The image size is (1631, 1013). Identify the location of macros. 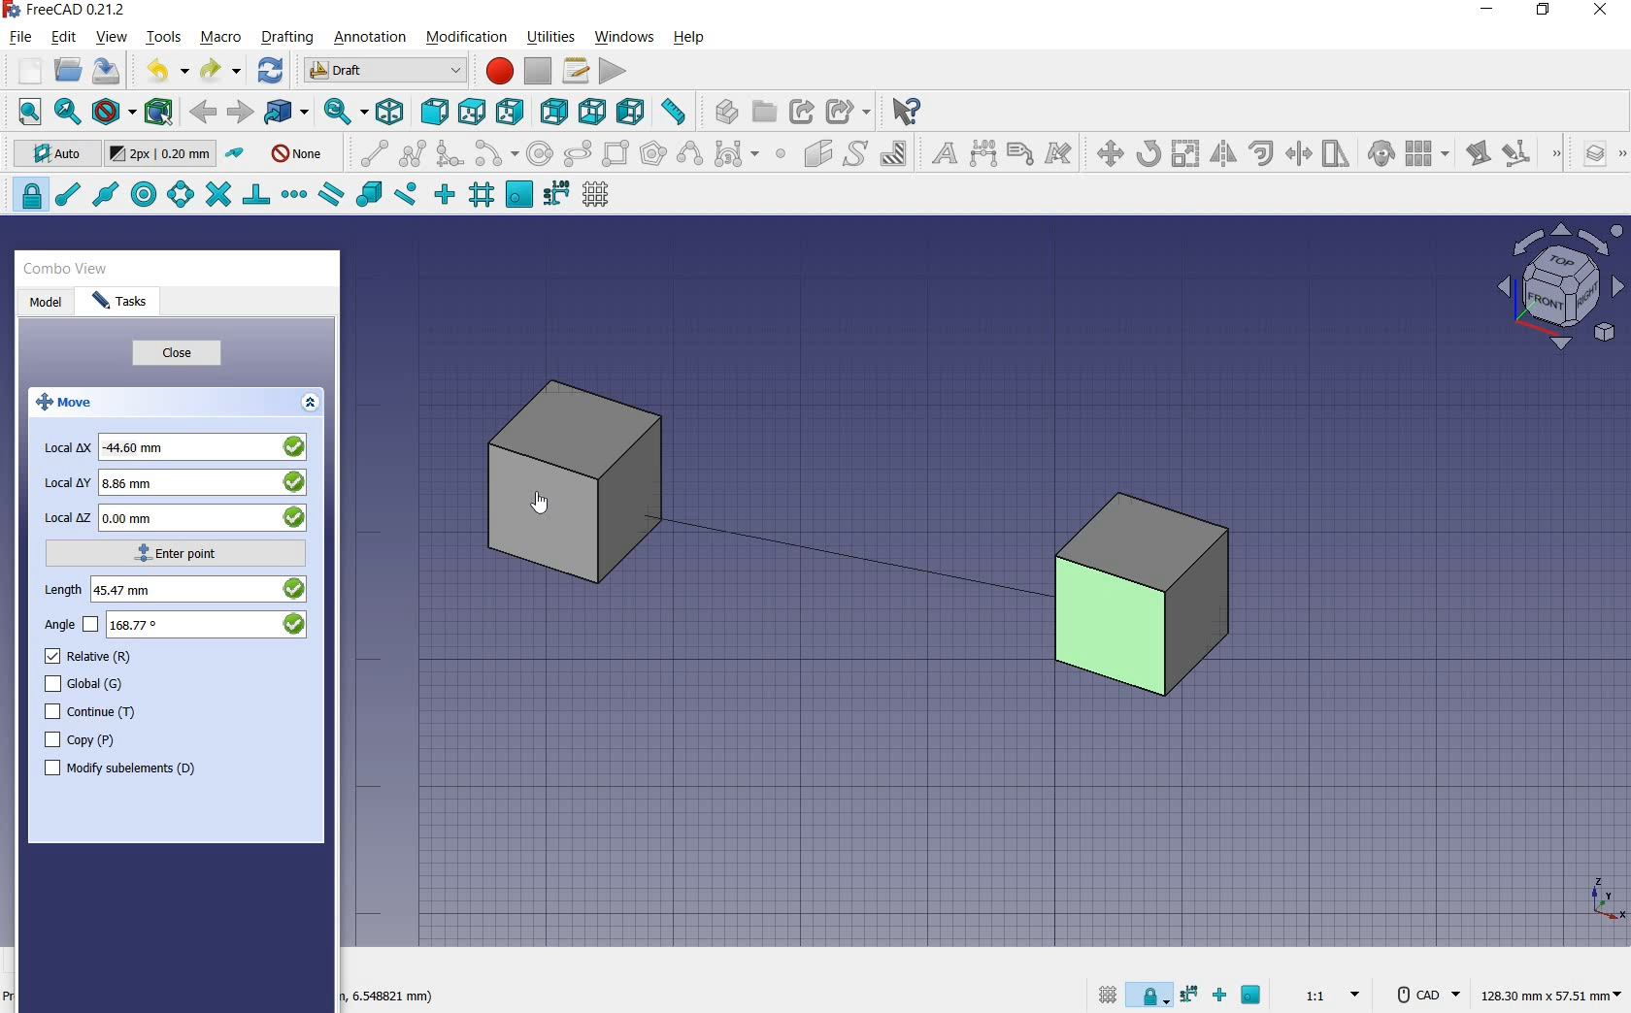
(576, 71).